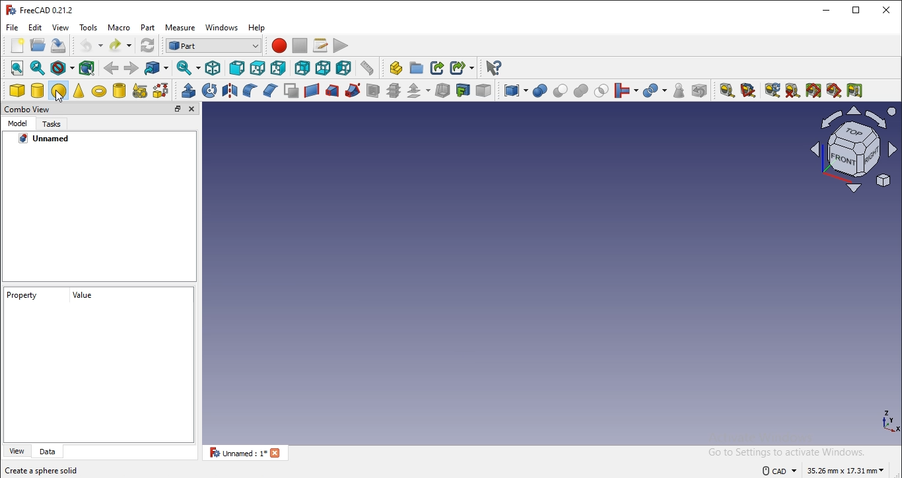  Describe the element at coordinates (417, 67) in the screenshot. I see `create folder` at that location.